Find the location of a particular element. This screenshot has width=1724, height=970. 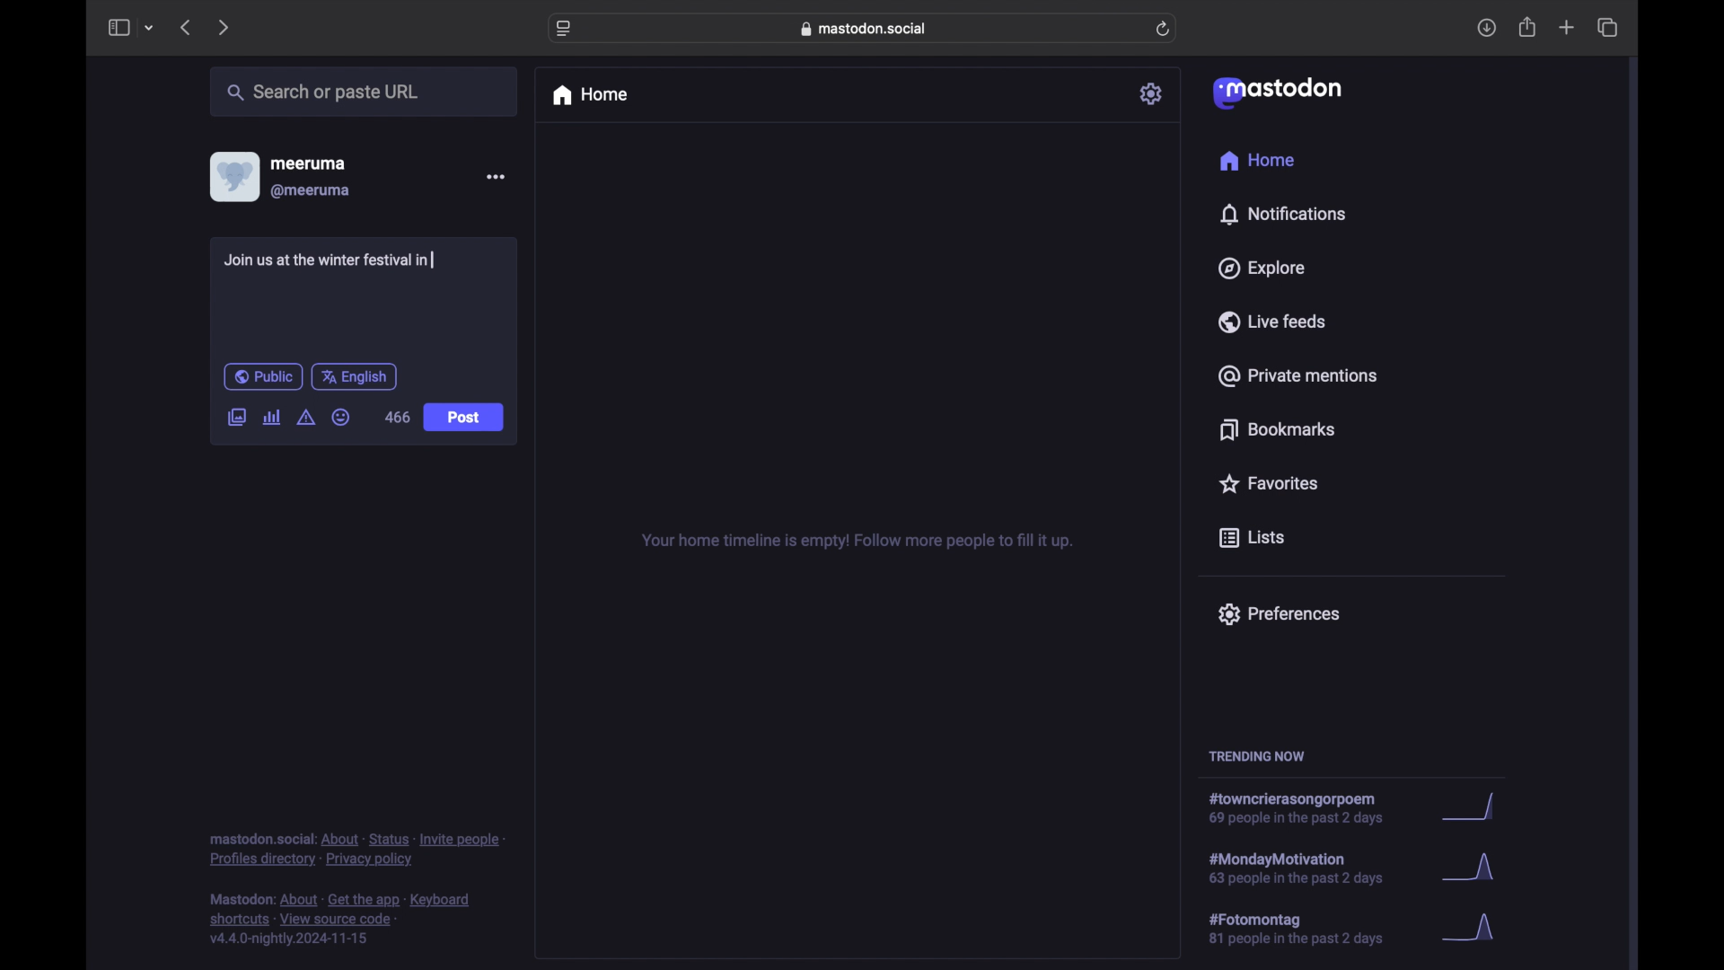

home is located at coordinates (589, 95).